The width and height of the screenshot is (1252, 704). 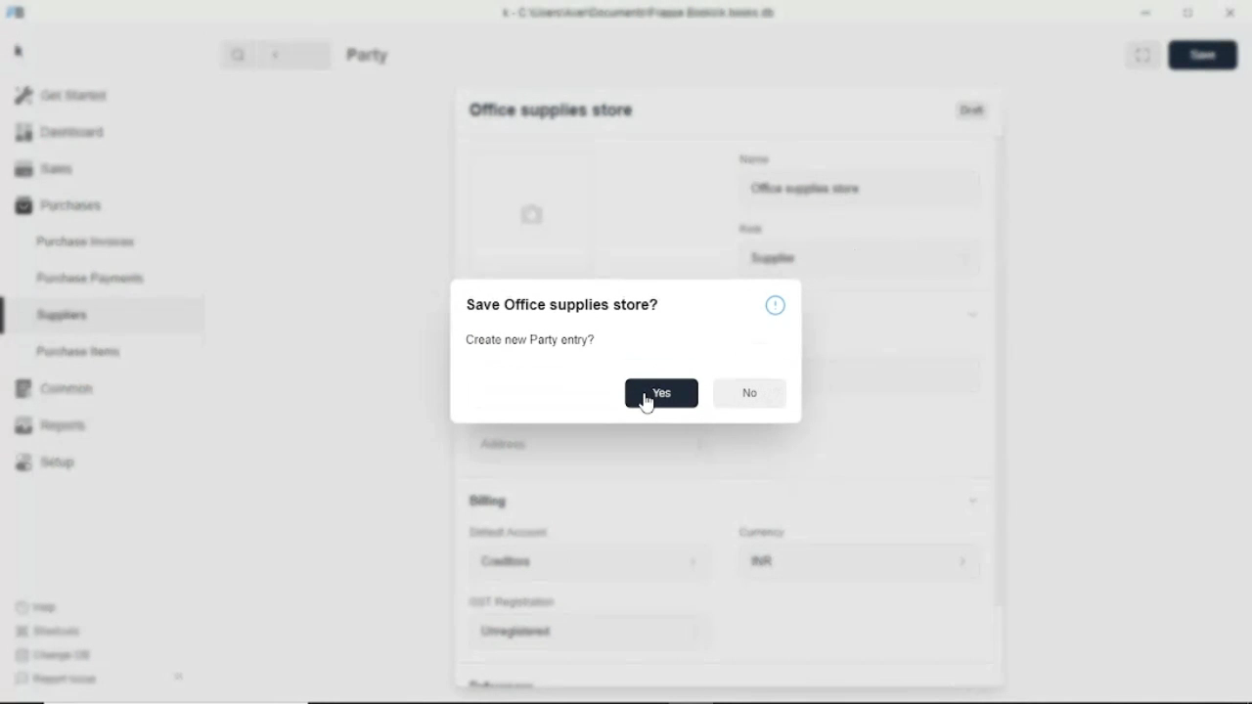 What do you see at coordinates (1145, 13) in the screenshot?
I see `Minimize` at bounding box center [1145, 13].